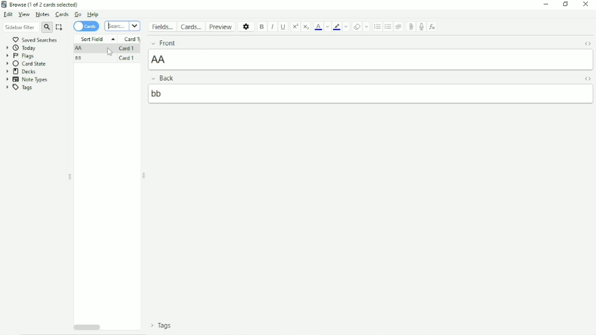 This screenshot has width=596, height=335. What do you see at coordinates (378, 27) in the screenshot?
I see `Unordered list` at bounding box center [378, 27].